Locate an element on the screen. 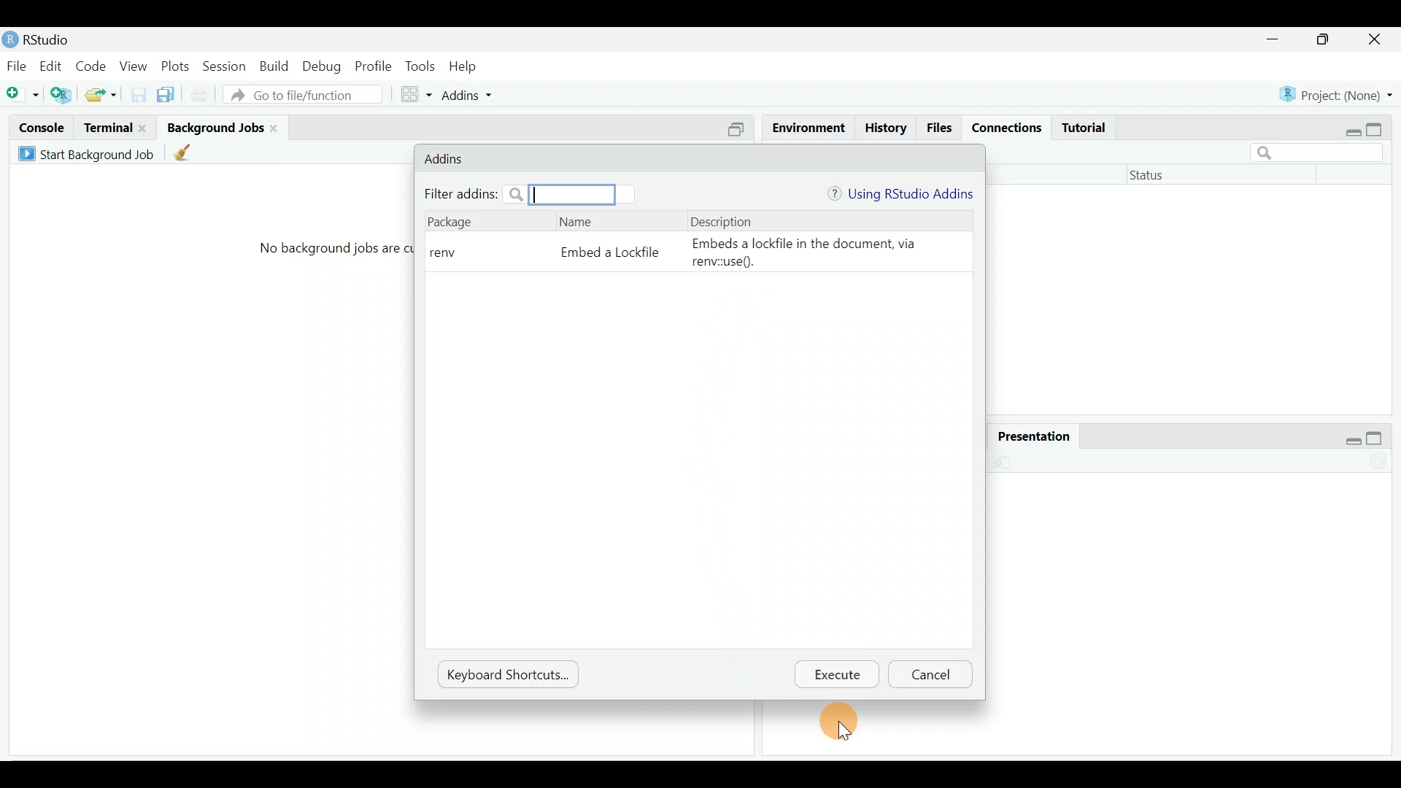  Console is located at coordinates (39, 129).